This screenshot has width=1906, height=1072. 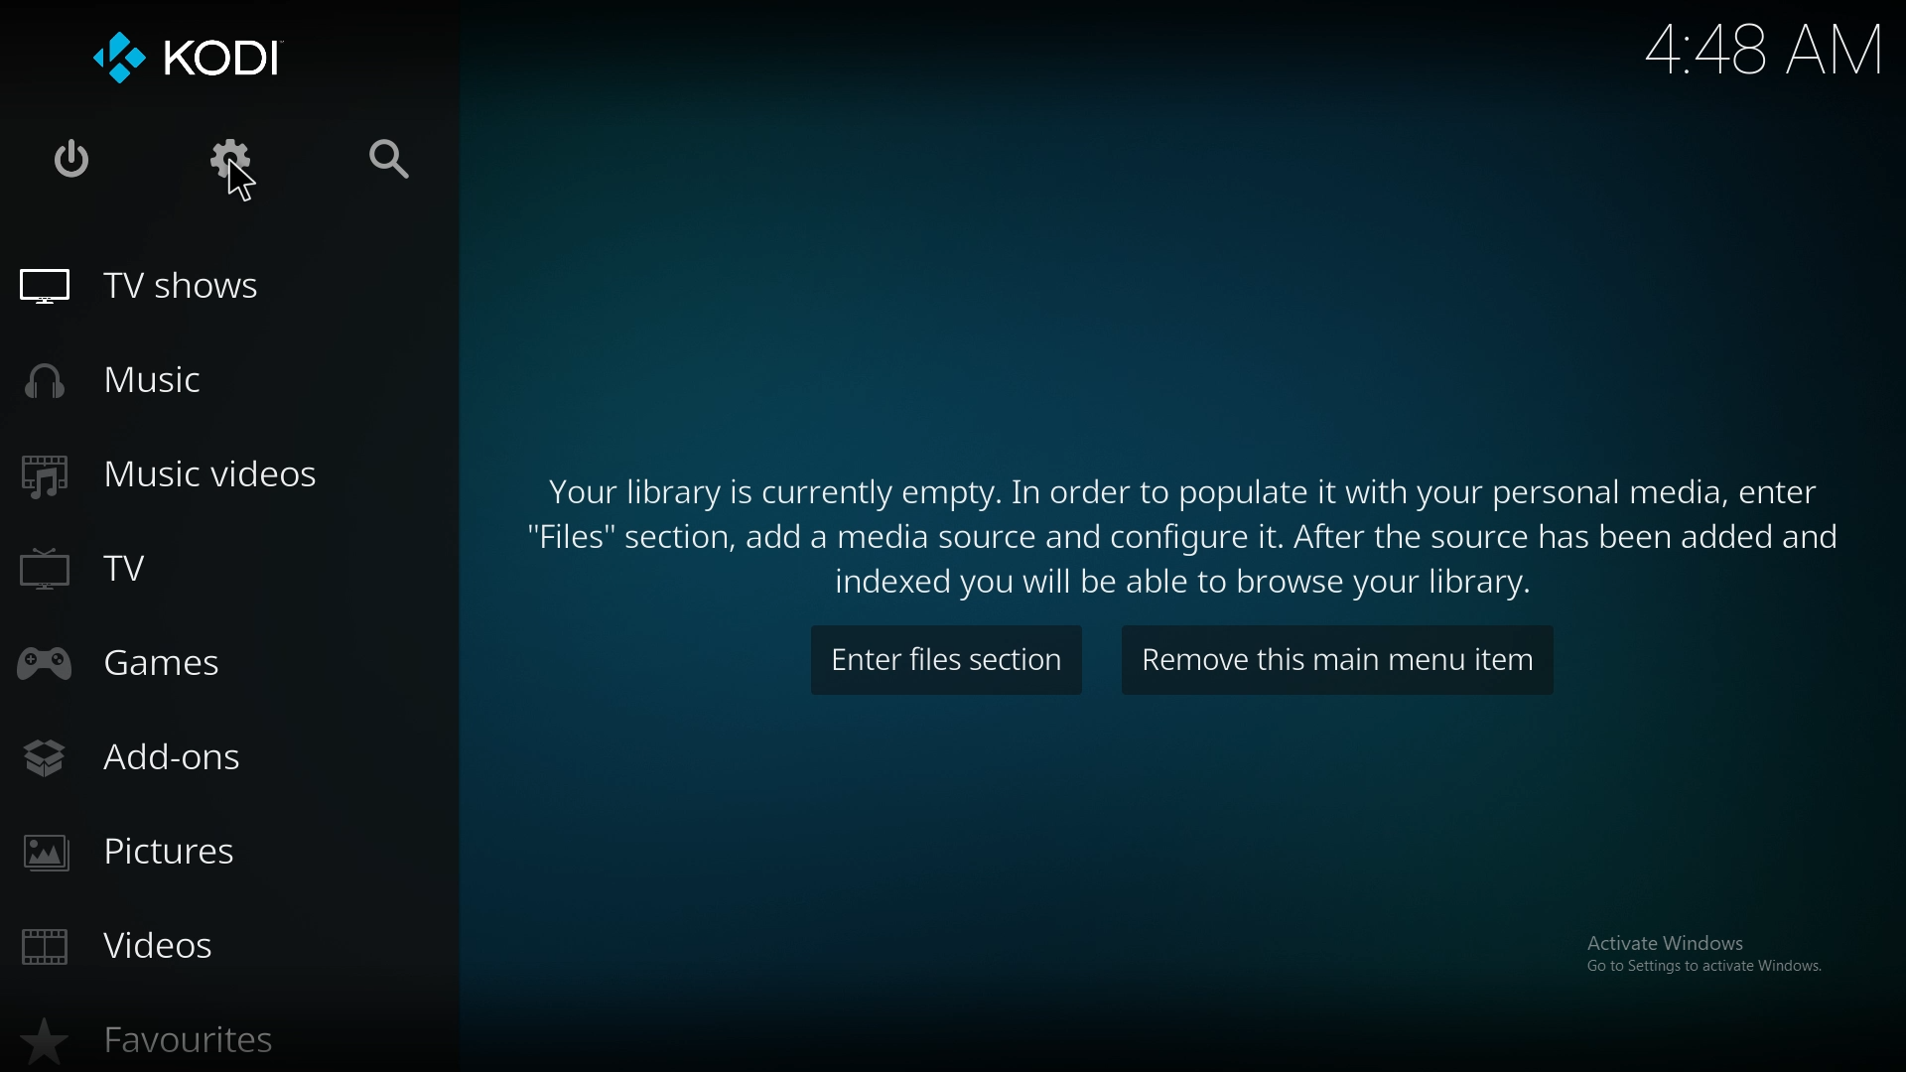 What do you see at coordinates (233, 163) in the screenshot?
I see `settings` at bounding box center [233, 163].